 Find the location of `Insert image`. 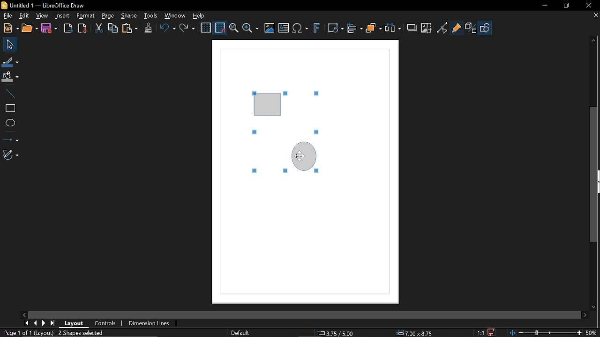

Insert image is located at coordinates (269, 28).